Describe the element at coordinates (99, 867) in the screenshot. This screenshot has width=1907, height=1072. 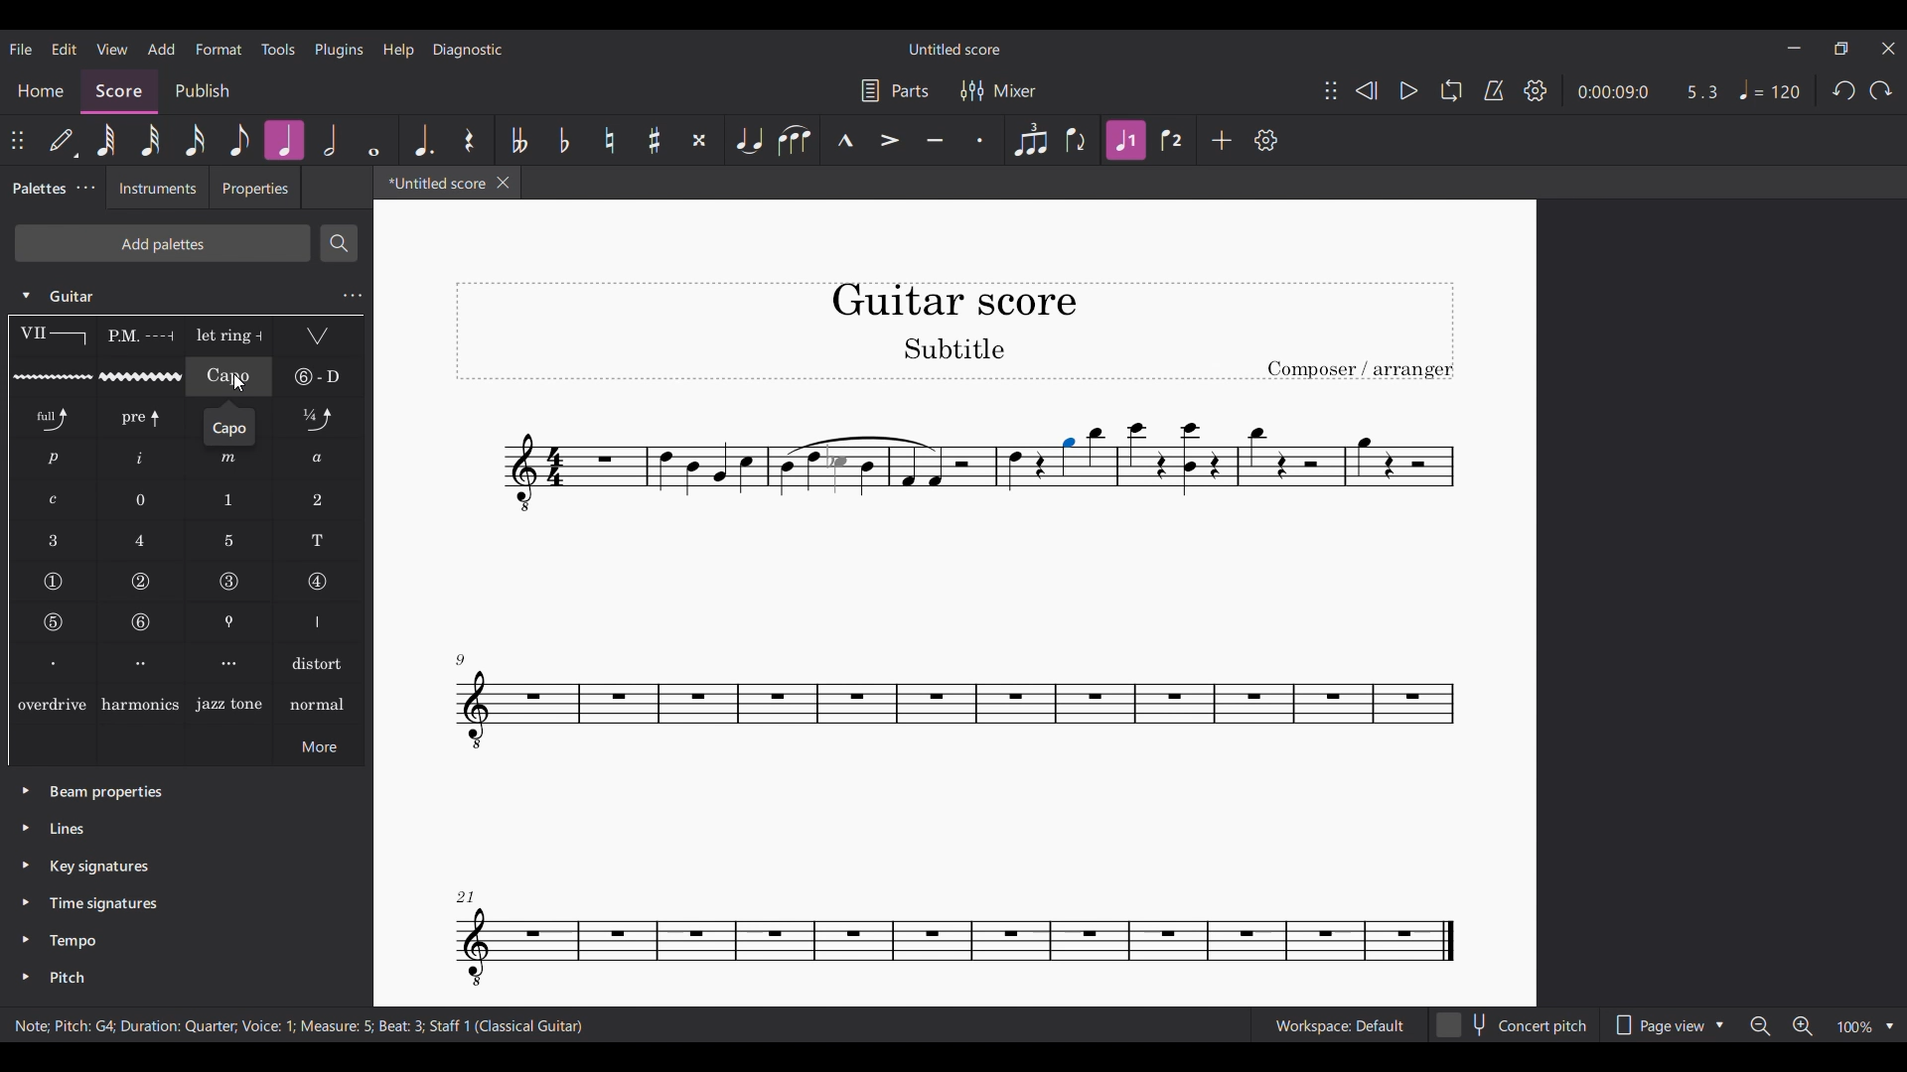
I see `Key signatures palette` at that location.